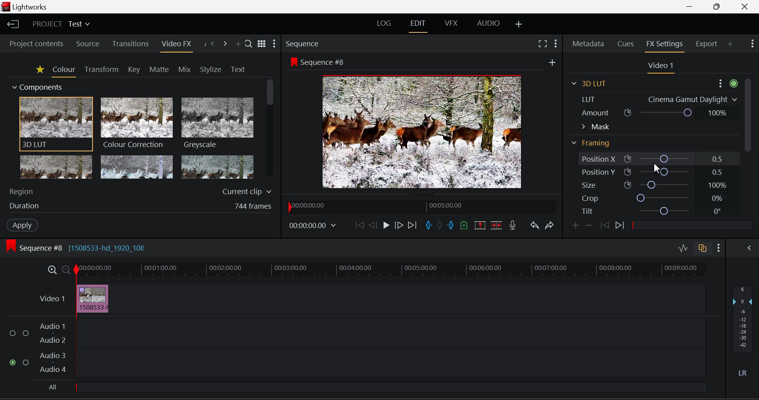 The height and width of the screenshot is (400, 759). I want to click on Mark Cue, so click(463, 225).